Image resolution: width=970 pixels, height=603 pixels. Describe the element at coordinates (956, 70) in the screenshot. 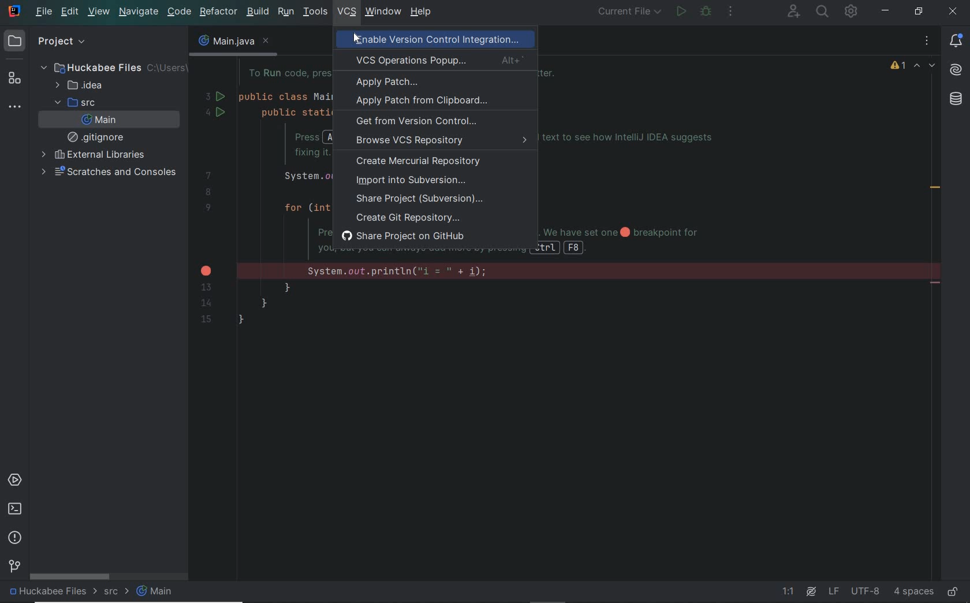

I see `AI Assistant` at that location.